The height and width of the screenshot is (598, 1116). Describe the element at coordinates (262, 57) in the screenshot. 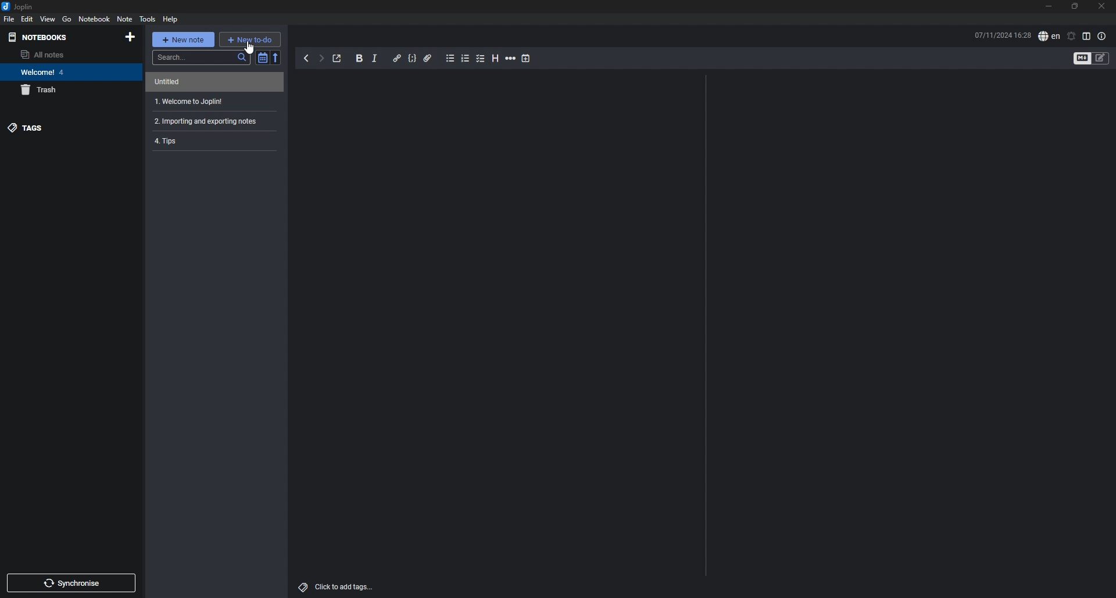

I see `toggle sort order` at that location.